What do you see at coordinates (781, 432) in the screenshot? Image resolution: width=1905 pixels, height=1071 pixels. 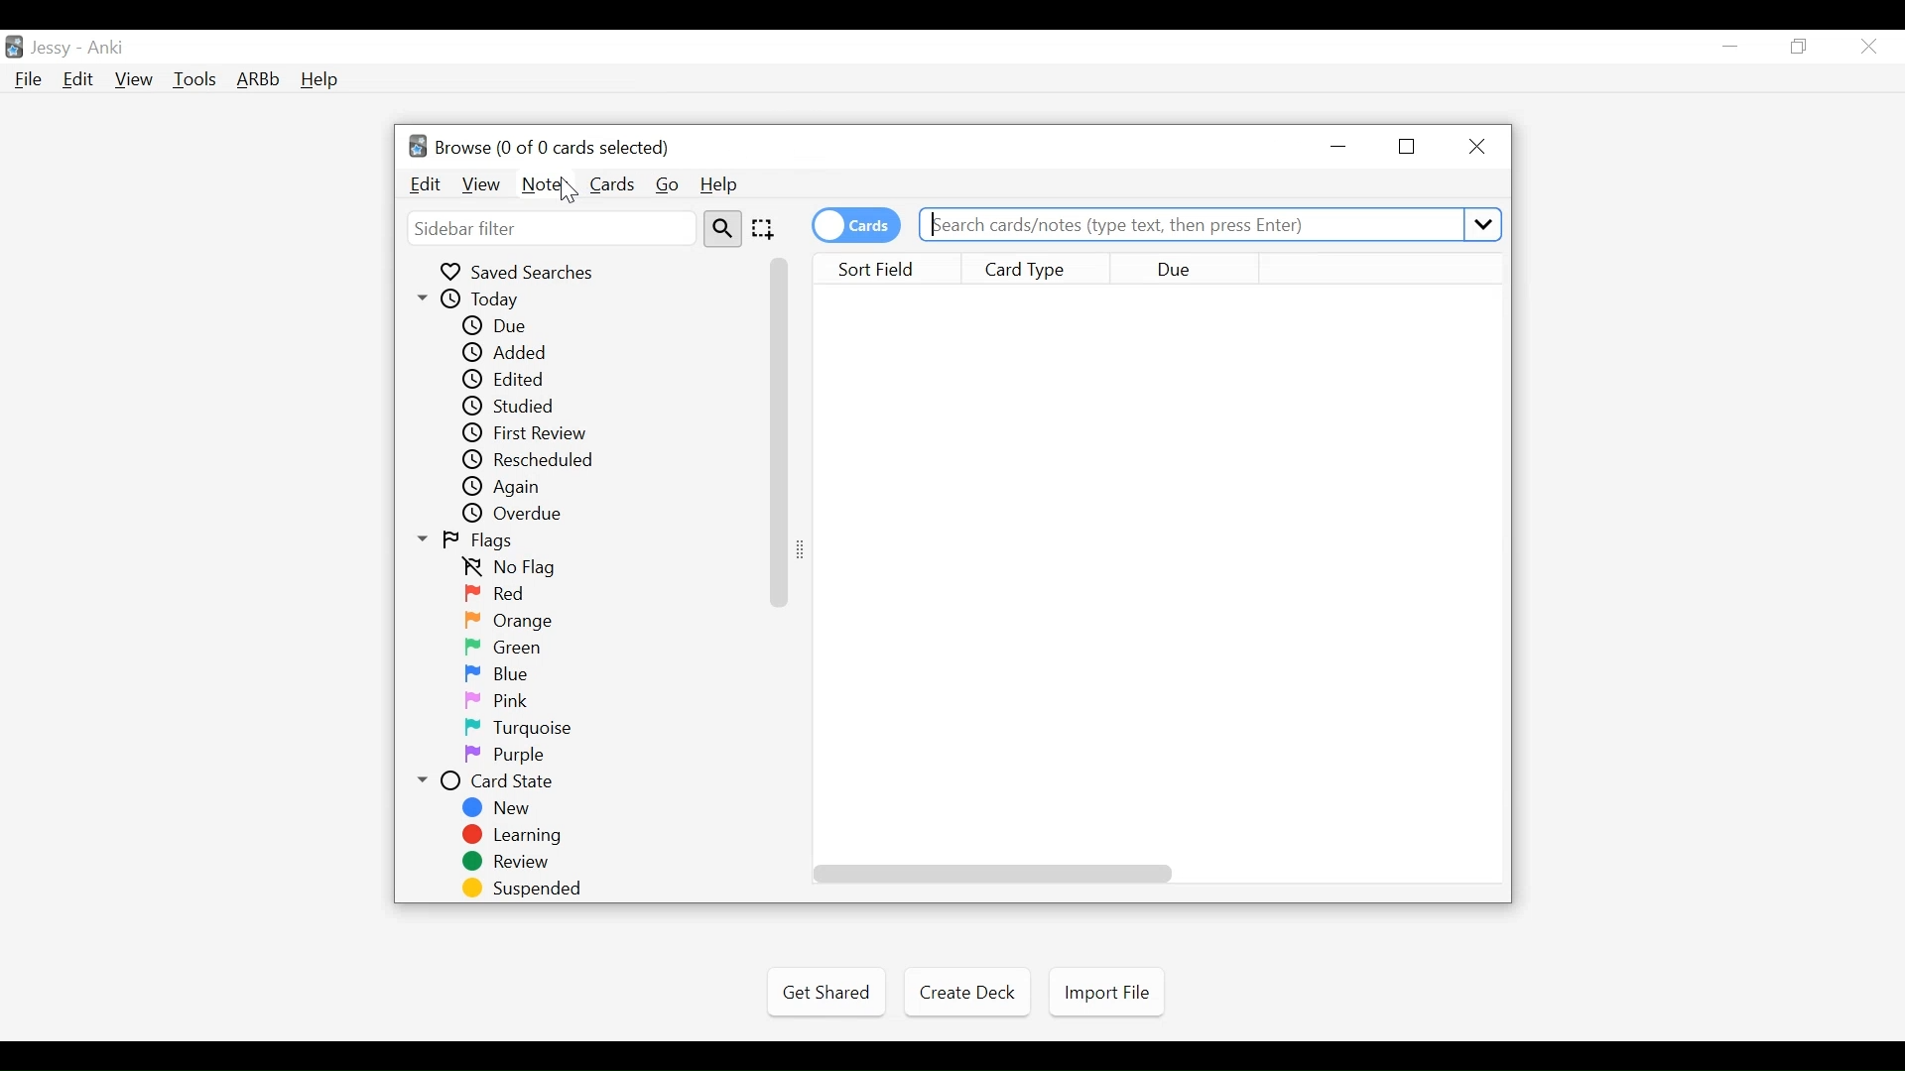 I see `Vertical Scroll bar` at bounding box center [781, 432].